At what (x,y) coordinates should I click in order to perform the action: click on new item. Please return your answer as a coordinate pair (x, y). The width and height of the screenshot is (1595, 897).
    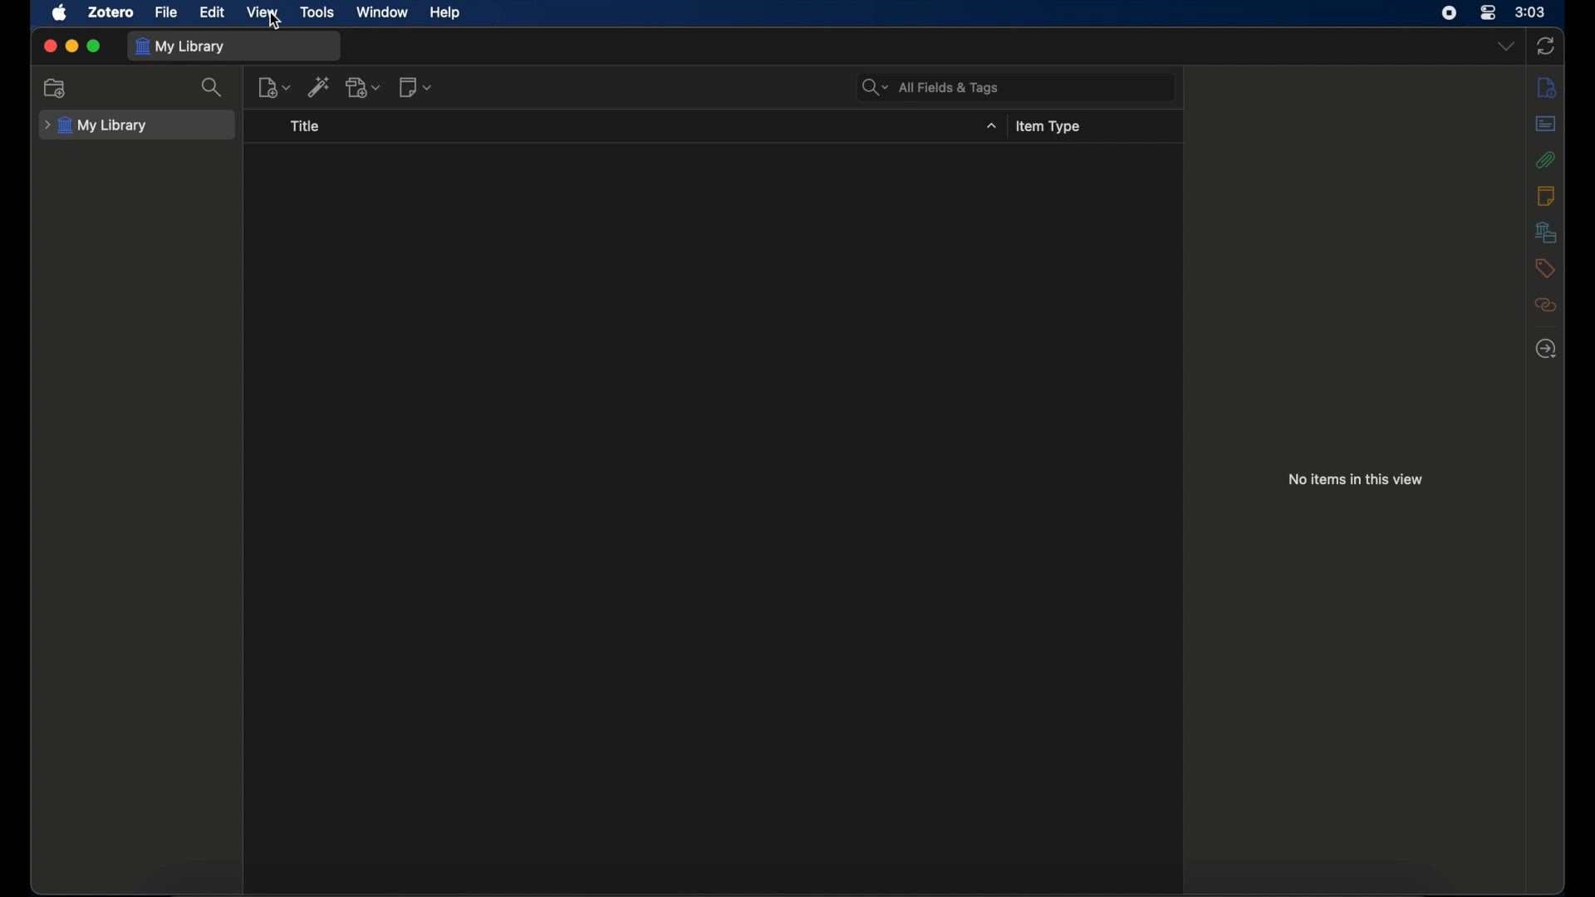
    Looking at the image, I should click on (273, 86).